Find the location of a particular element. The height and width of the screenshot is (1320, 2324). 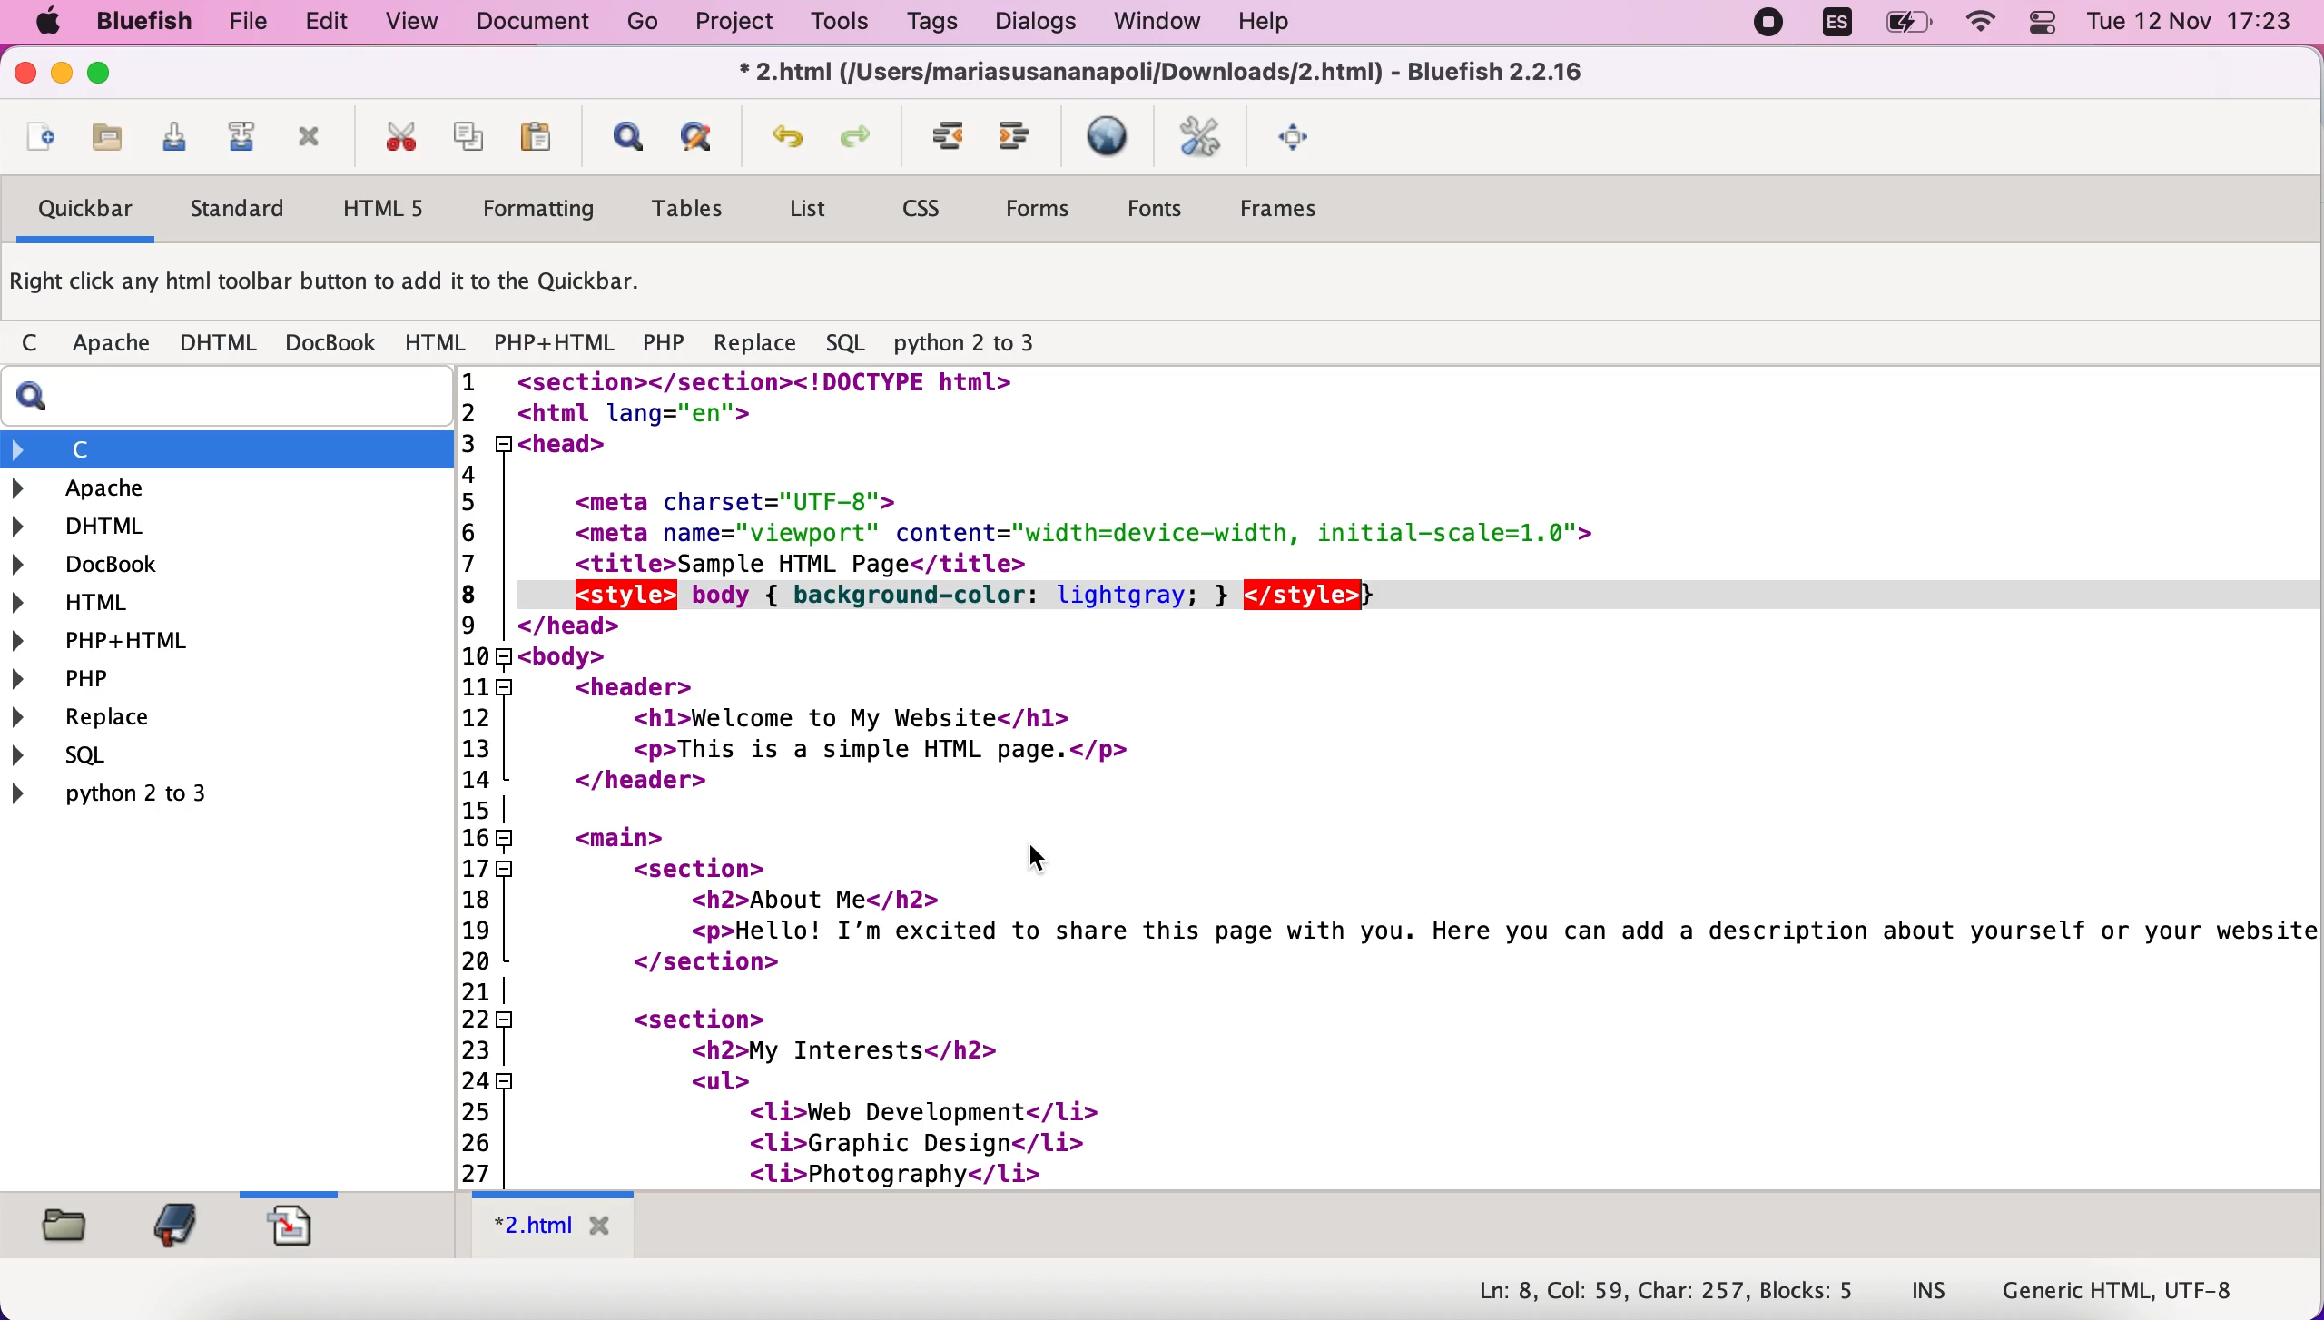

Ln: 8, Col: 59, Char: 257, Blocks: 5 is located at coordinates (1663, 1288).